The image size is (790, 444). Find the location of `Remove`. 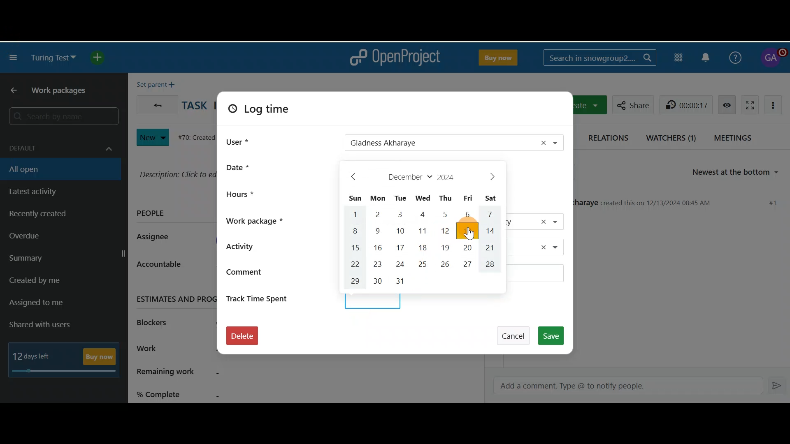

Remove is located at coordinates (539, 248).